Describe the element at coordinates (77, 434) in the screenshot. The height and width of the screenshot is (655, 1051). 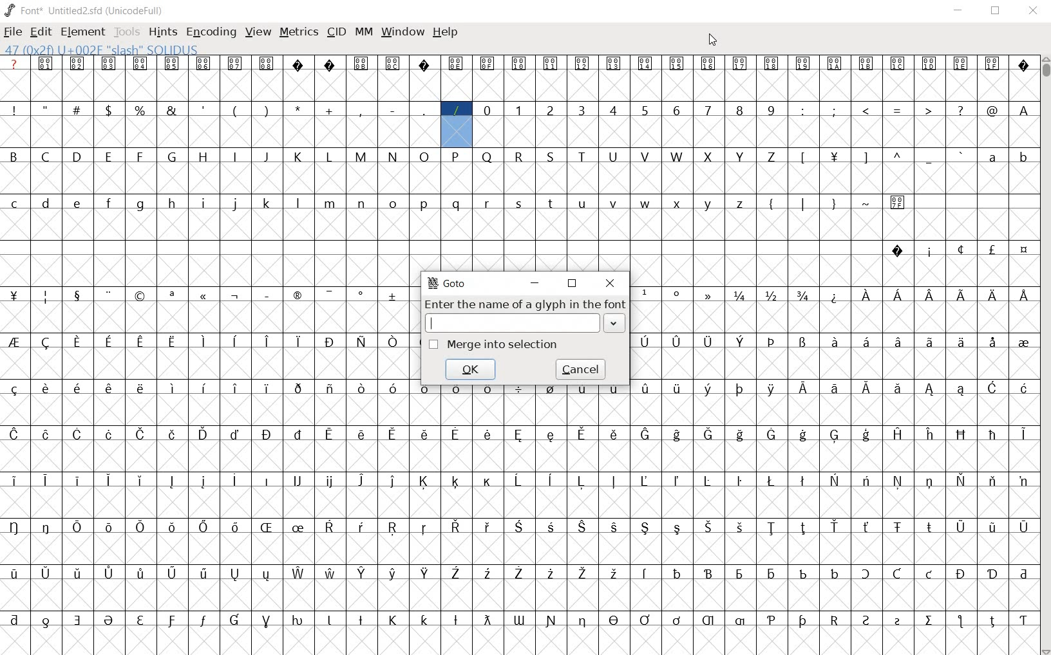
I see `glyph` at that location.